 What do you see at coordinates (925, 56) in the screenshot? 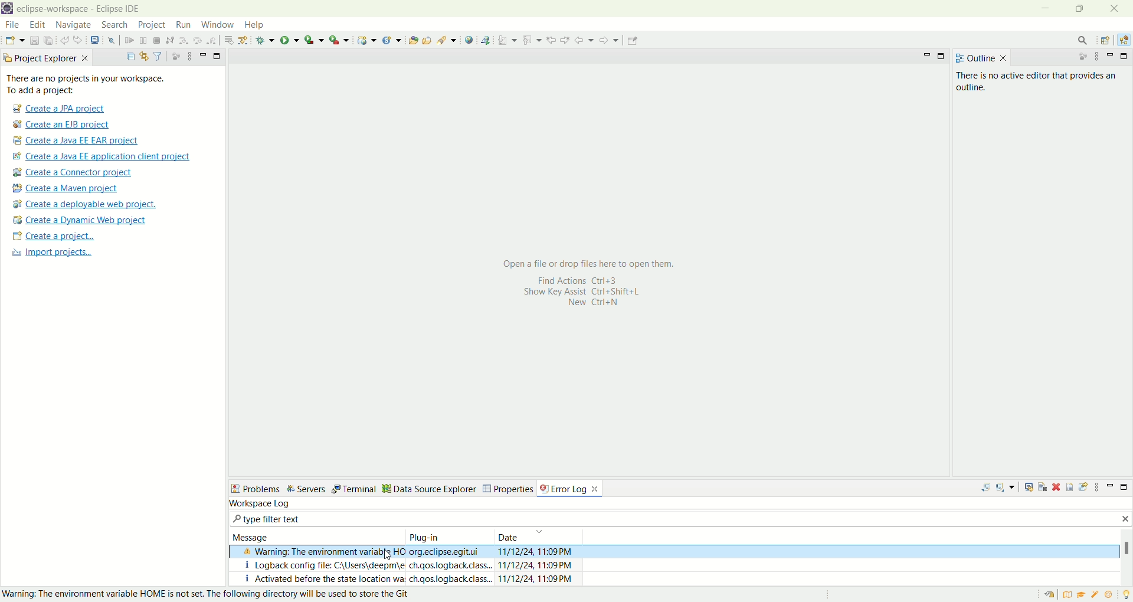
I see `minimize` at bounding box center [925, 56].